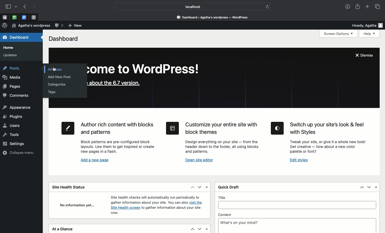 The image size is (385, 233). What do you see at coordinates (76, 205) in the screenshot?
I see `No information yet` at bounding box center [76, 205].